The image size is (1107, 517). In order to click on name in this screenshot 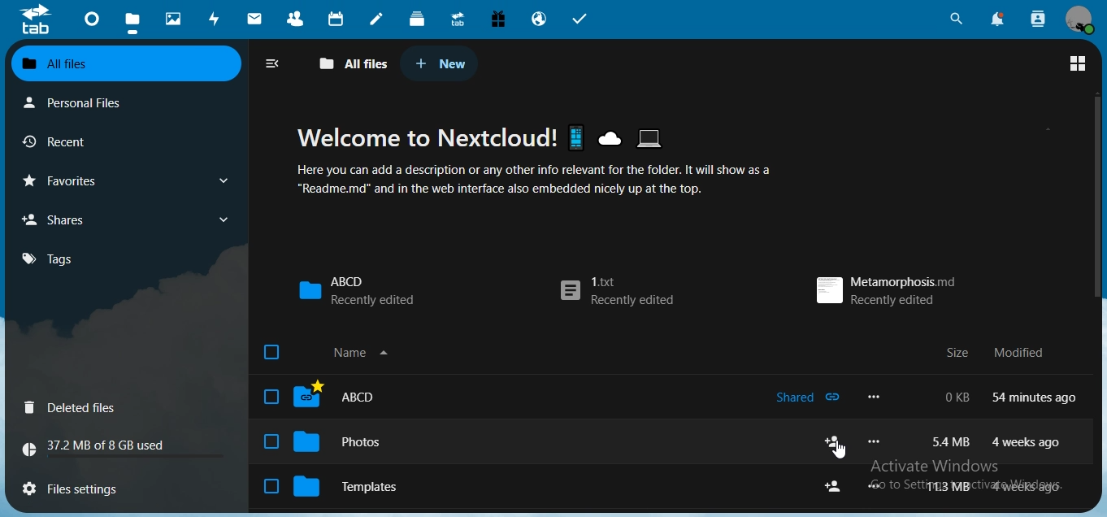, I will do `click(366, 354)`.